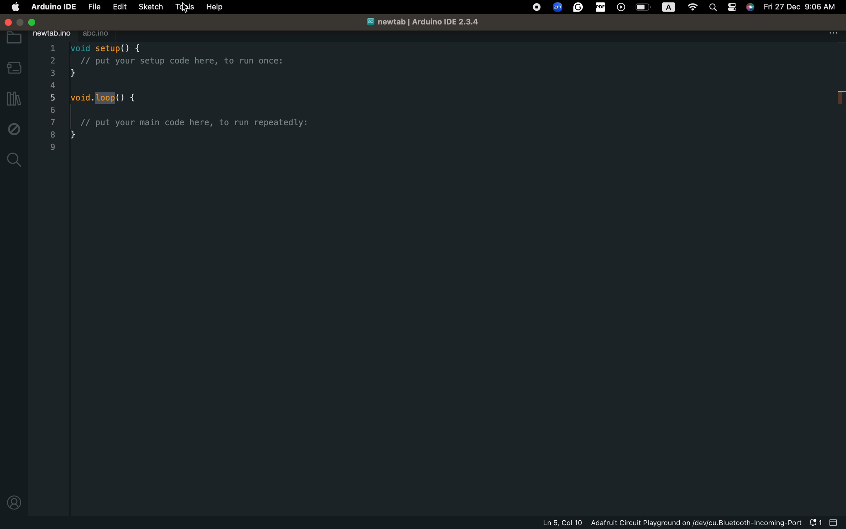 The width and height of the screenshot is (846, 529). What do you see at coordinates (623, 7) in the screenshot?
I see `player` at bounding box center [623, 7].